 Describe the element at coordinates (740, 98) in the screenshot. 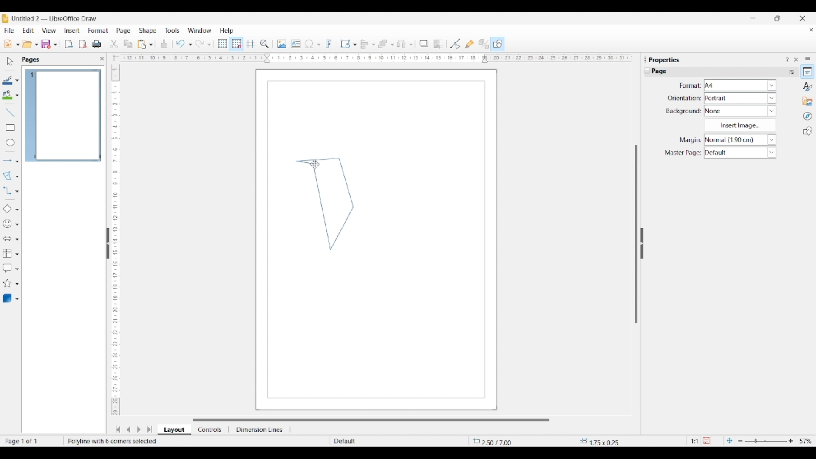

I see `Orientation options` at that location.